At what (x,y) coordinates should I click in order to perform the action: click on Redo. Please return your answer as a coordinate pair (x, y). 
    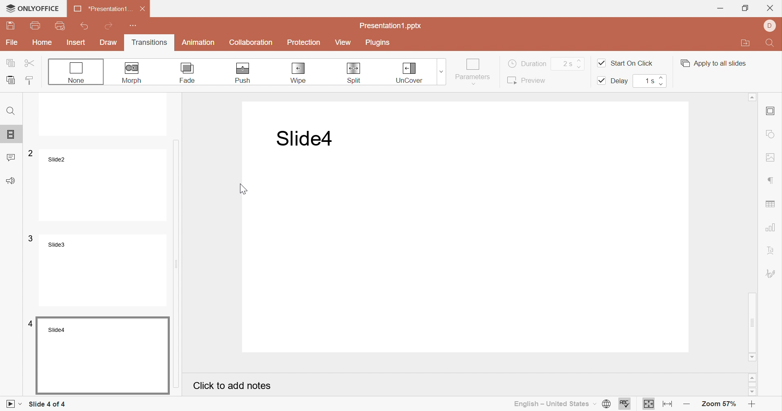
    Looking at the image, I should click on (109, 26).